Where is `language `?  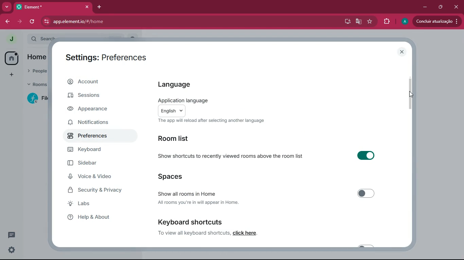
language  is located at coordinates (181, 86).